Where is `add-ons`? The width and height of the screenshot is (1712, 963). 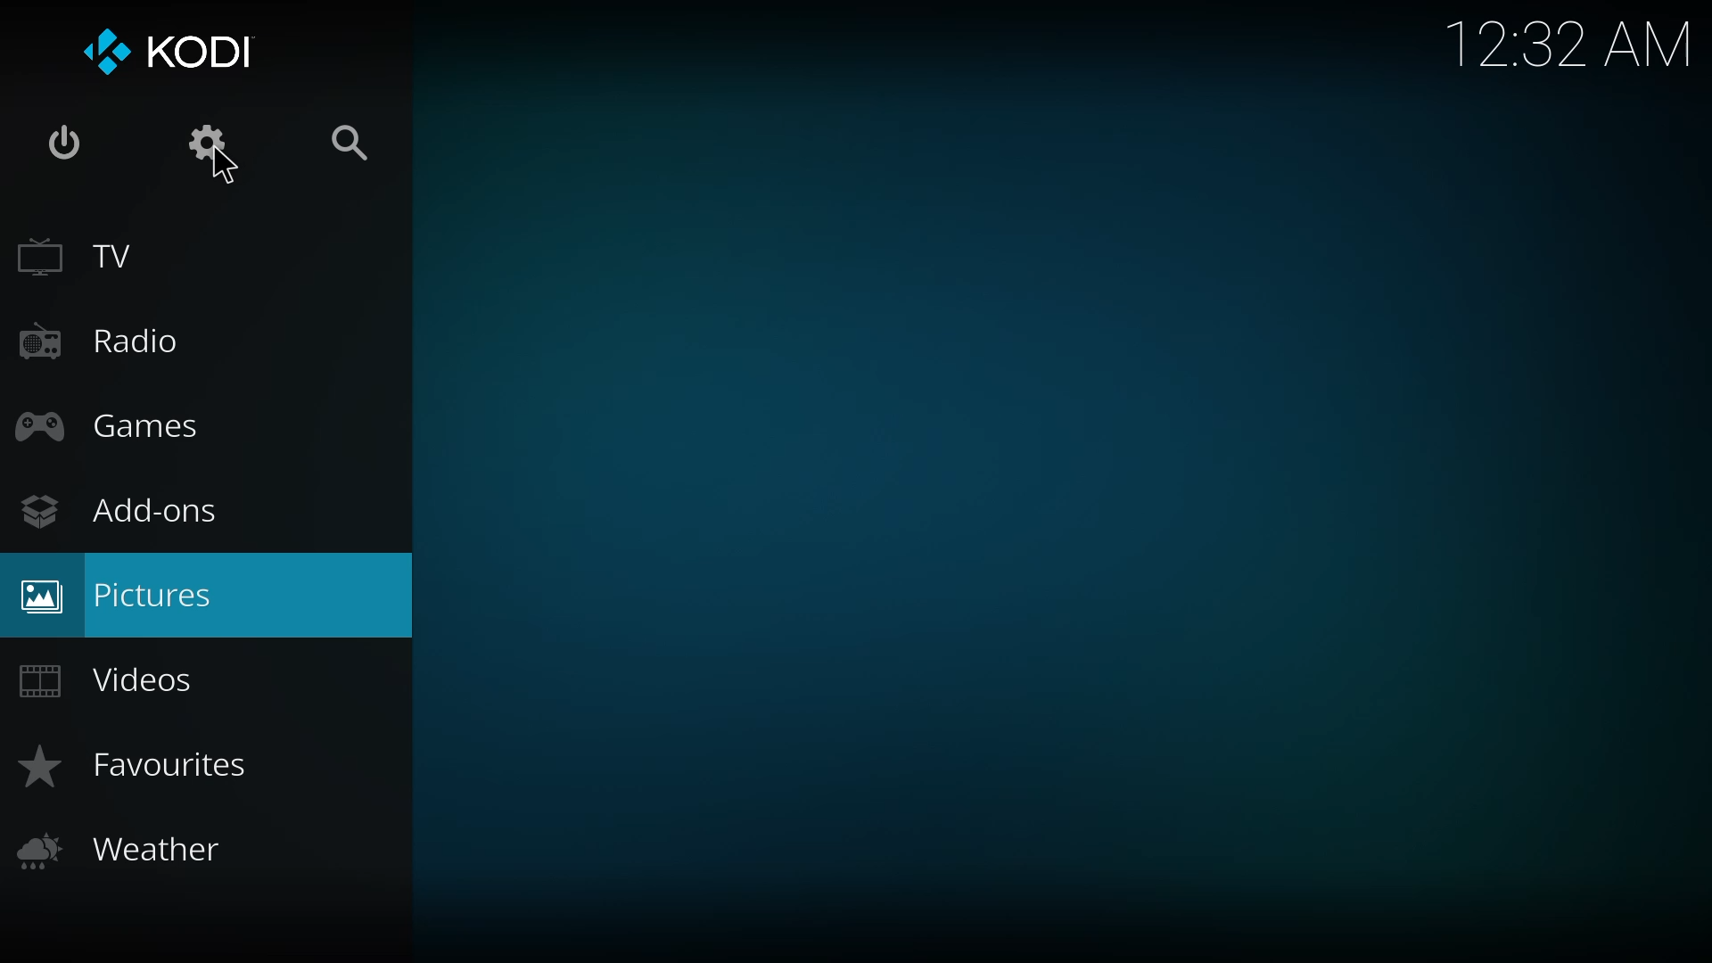 add-ons is located at coordinates (124, 515).